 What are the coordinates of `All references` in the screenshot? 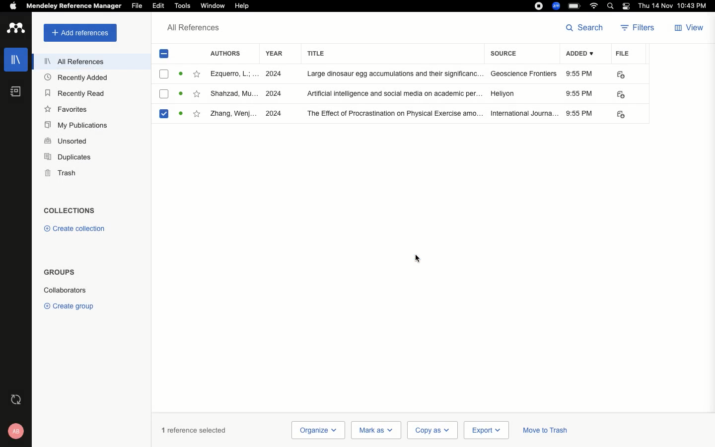 It's located at (194, 30).